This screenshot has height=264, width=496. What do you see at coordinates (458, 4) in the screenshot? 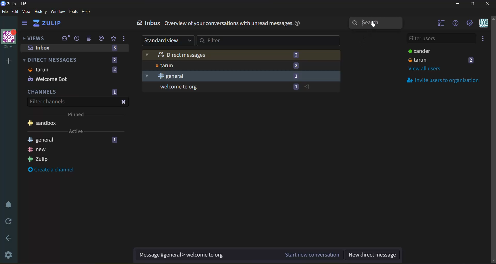
I see `minimize` at bounding box center [458, 4].